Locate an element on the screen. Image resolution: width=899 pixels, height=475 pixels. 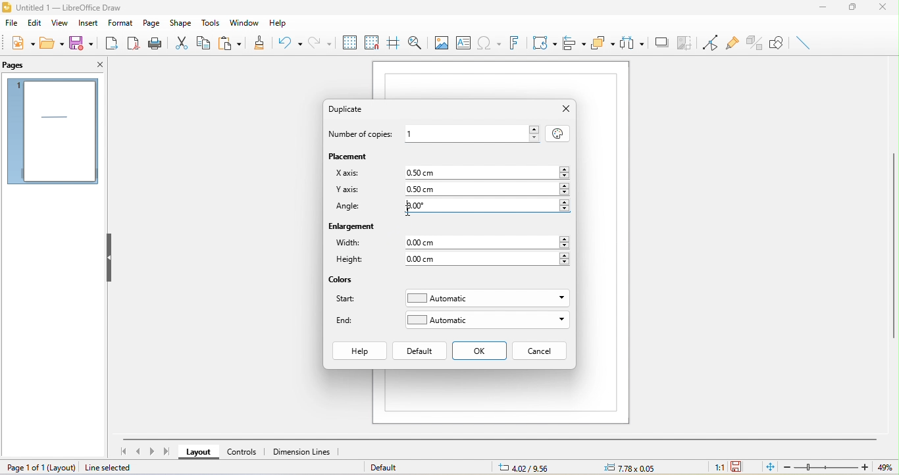
ok is located at coordinates (480, 351).